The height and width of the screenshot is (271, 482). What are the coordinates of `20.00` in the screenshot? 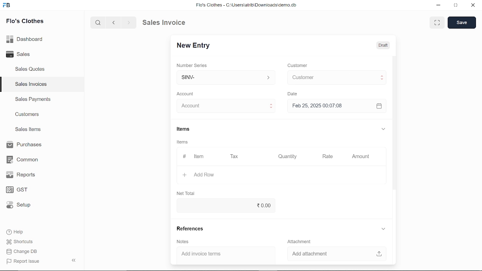 It's located at (241, 206).